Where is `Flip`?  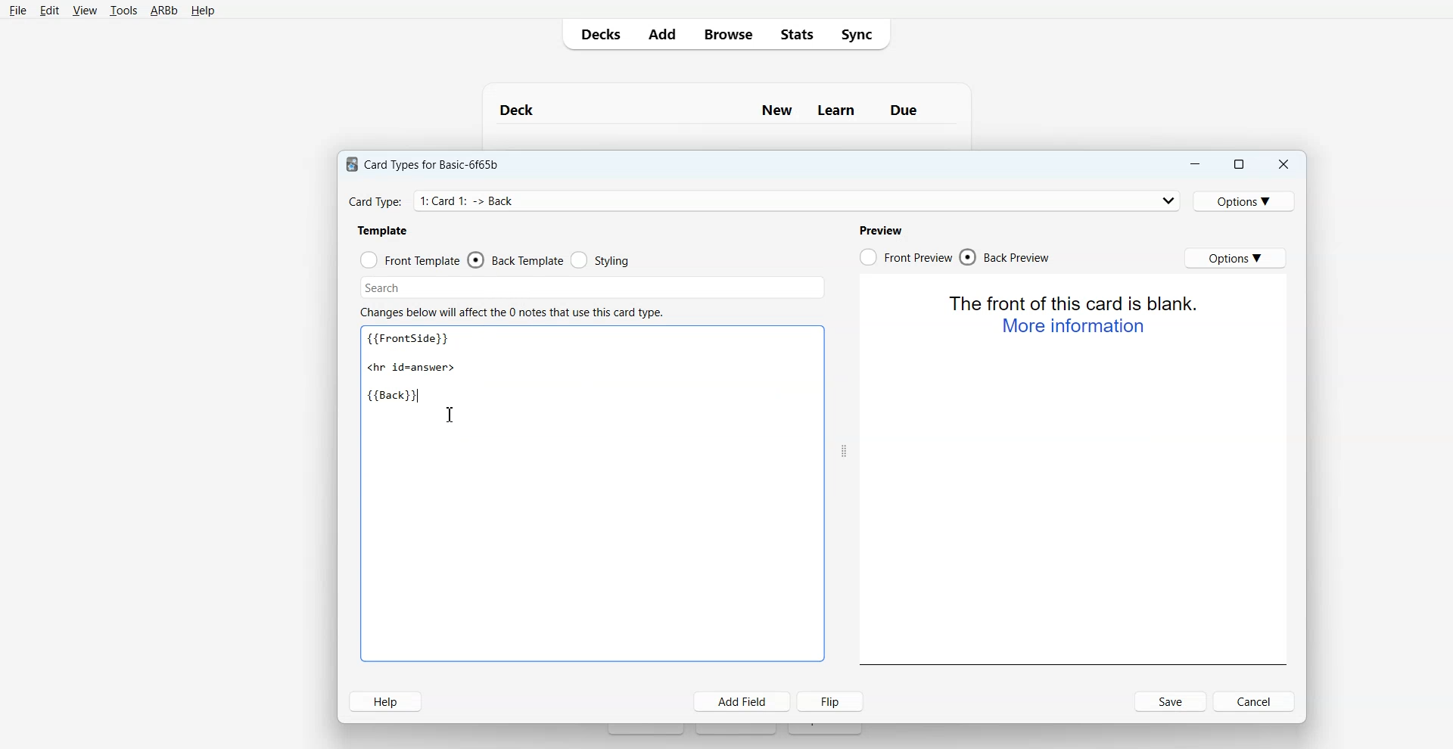
Flip is located at coordinates (832, 701).